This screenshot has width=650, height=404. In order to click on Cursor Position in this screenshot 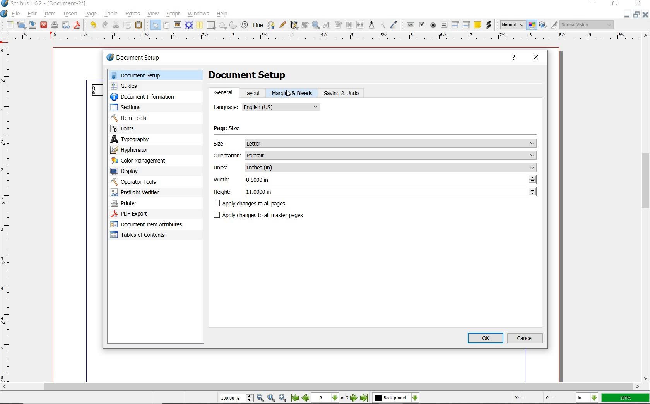, I will do `click(289, 93)`.